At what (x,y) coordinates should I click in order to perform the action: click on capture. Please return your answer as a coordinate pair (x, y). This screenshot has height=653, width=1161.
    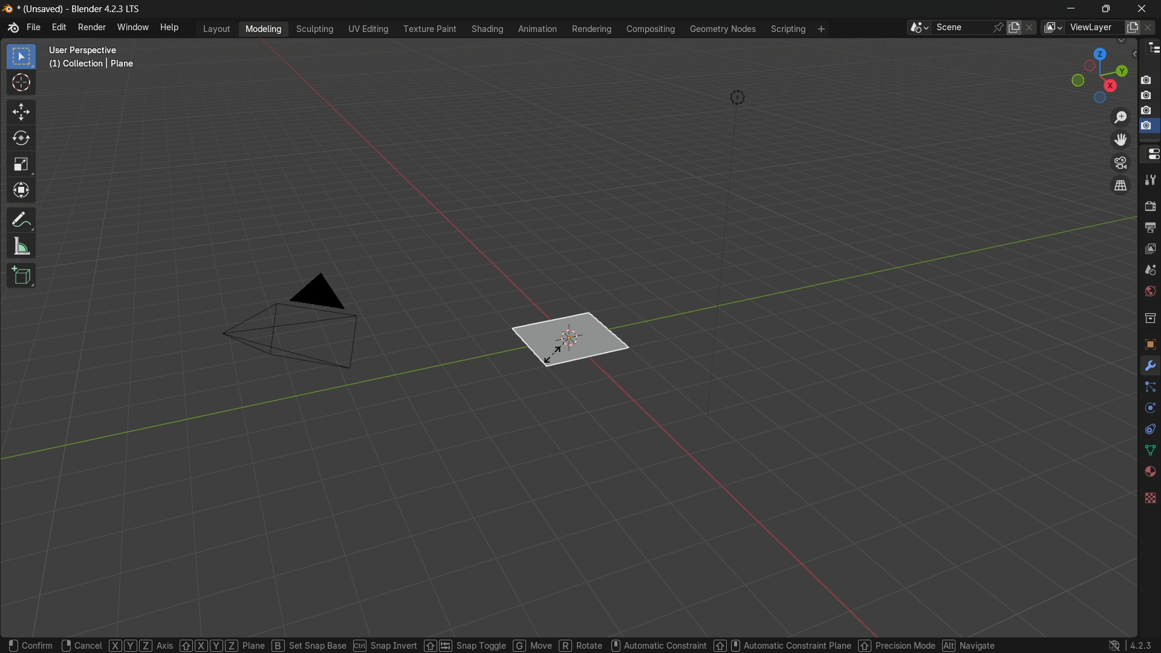
    Looking at the image, I should click on (1146, 94).